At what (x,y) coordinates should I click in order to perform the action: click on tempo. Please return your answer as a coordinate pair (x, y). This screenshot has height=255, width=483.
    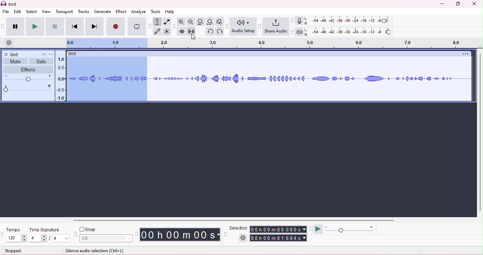
    Looking at the image, I should click on (16, 229).